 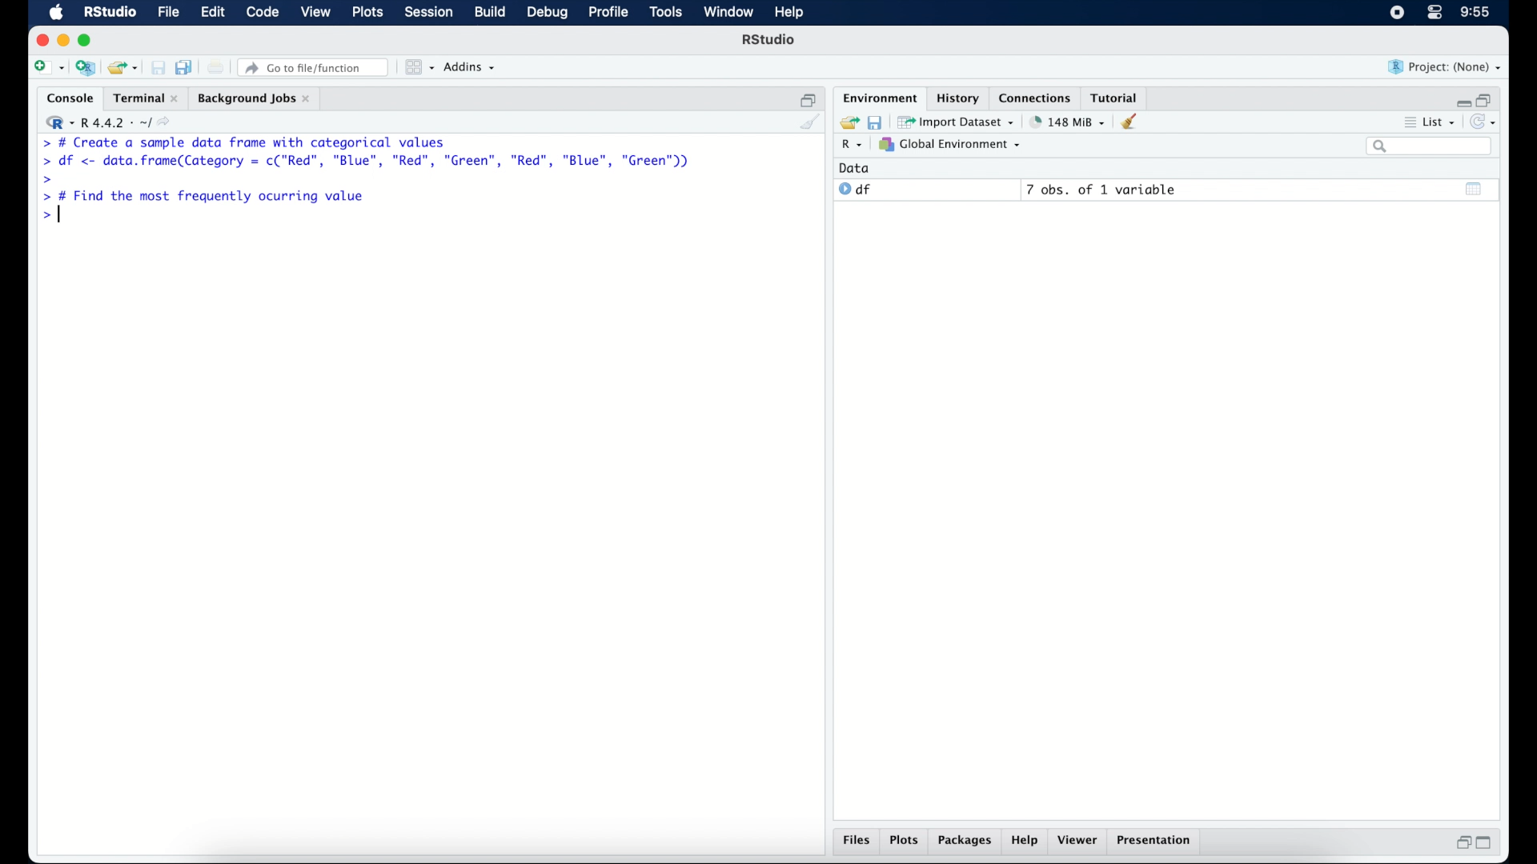 I want to click on global environment, so click(x=955, y=145).